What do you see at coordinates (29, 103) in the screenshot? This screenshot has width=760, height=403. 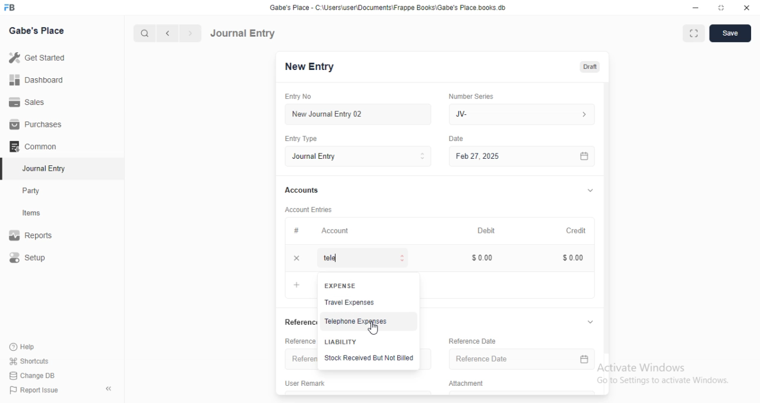 I see `Sales` at bounding box center [29, 103].